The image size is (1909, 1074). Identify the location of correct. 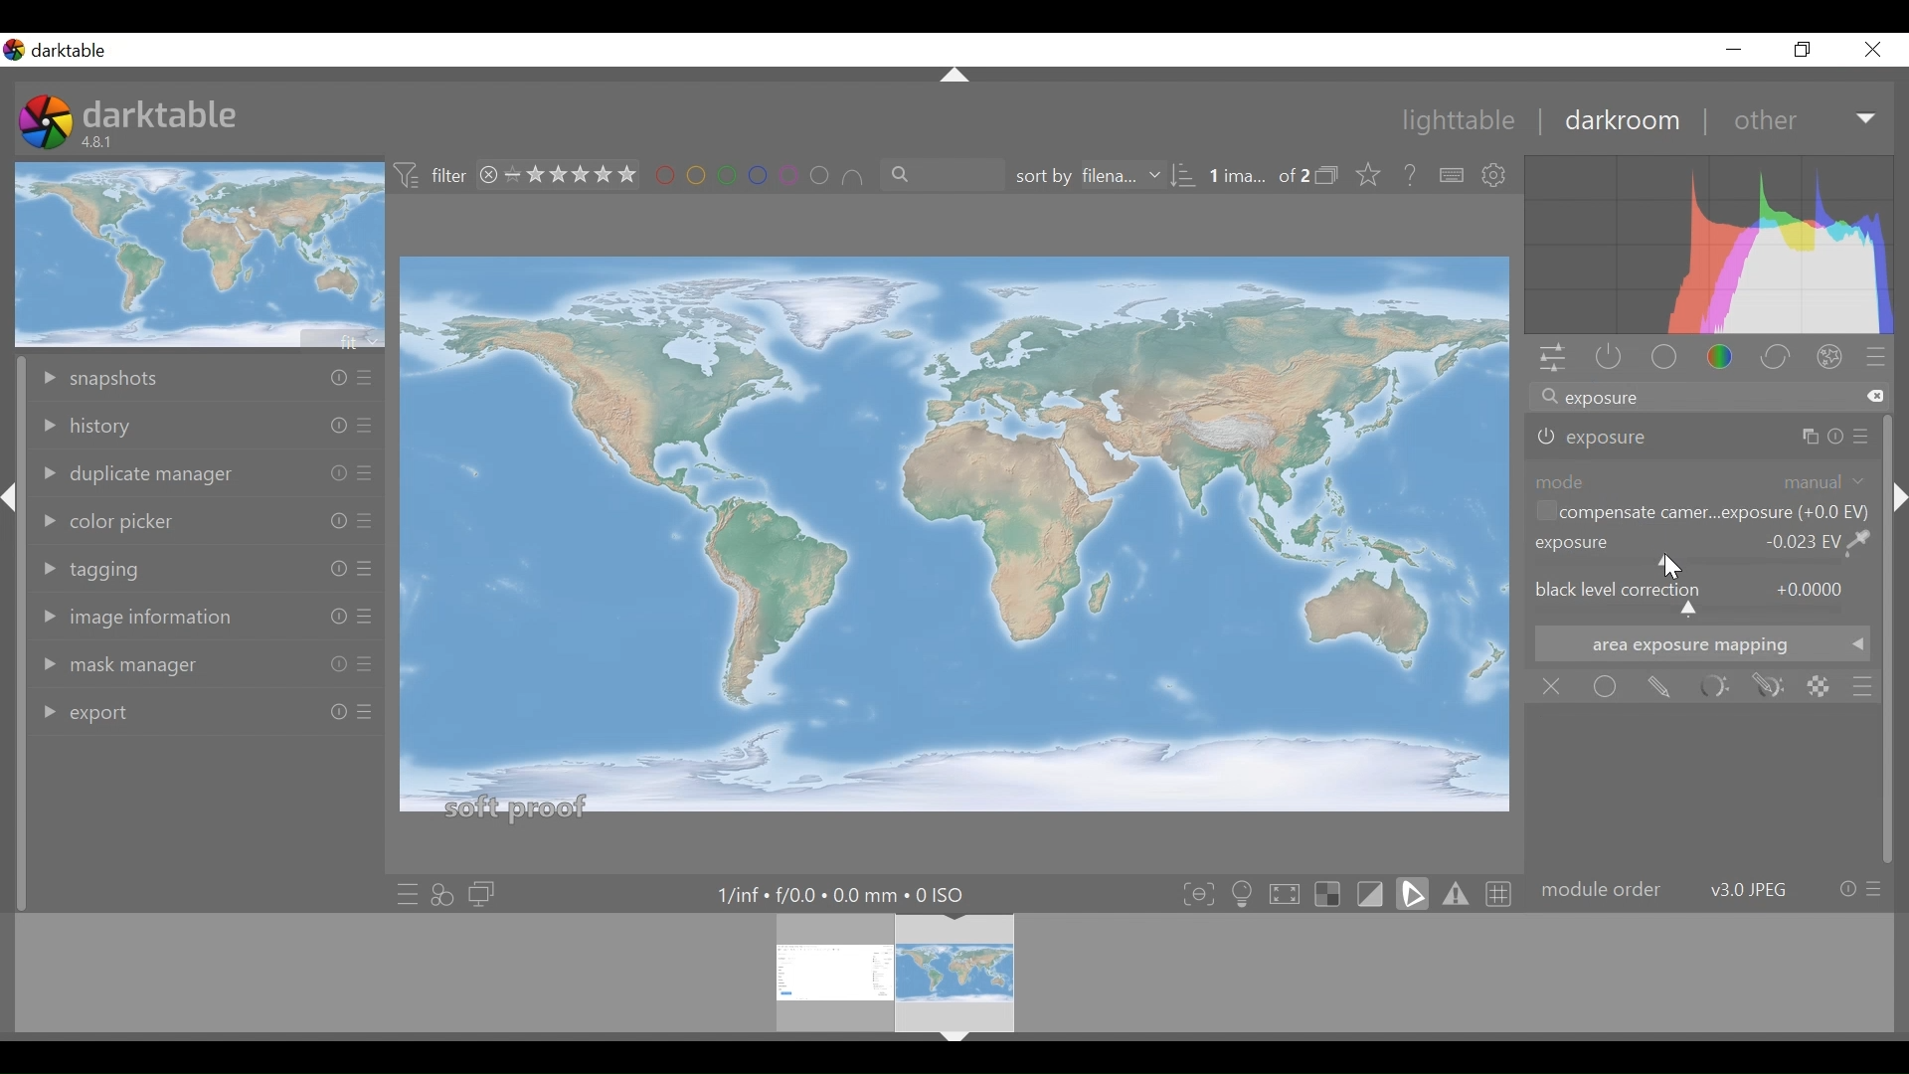
(1779, 359).